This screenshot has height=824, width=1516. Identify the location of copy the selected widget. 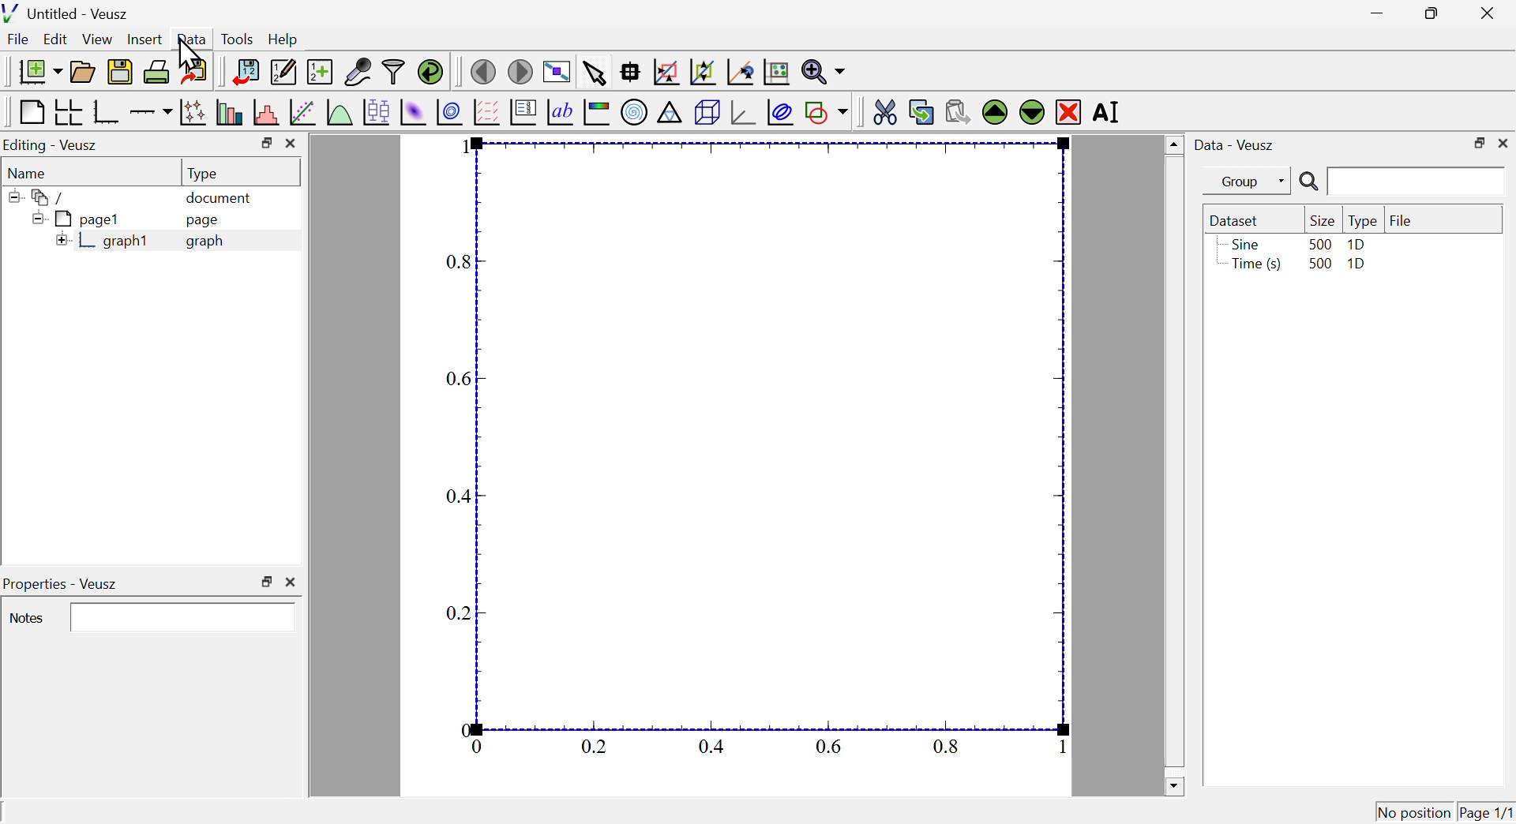
(921, 110).